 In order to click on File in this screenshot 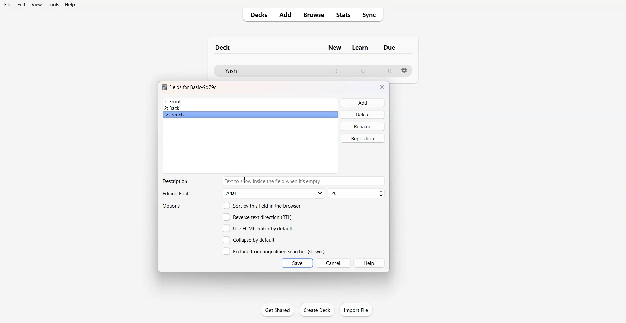, I will do `click(7, 4)`.